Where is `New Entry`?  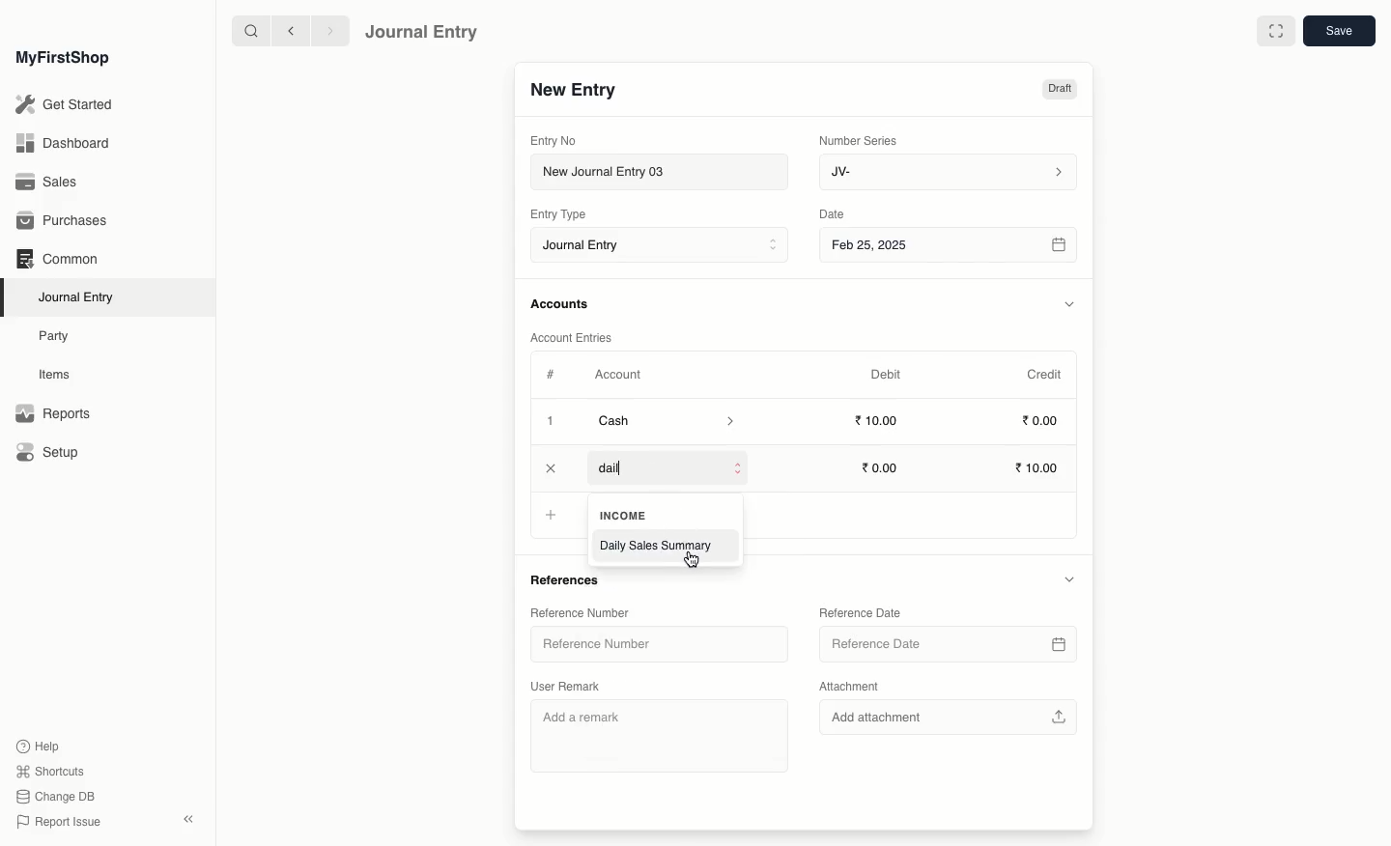
New Entry is located at coordinates (573, 91).